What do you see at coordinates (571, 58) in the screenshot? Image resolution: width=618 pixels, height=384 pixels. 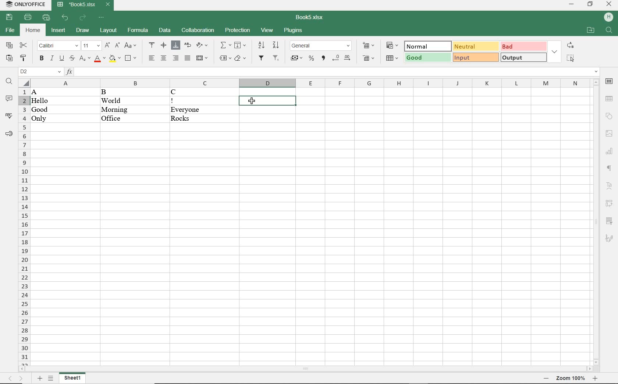 I see `SELECT ALL` at bounding box center [571, 58].